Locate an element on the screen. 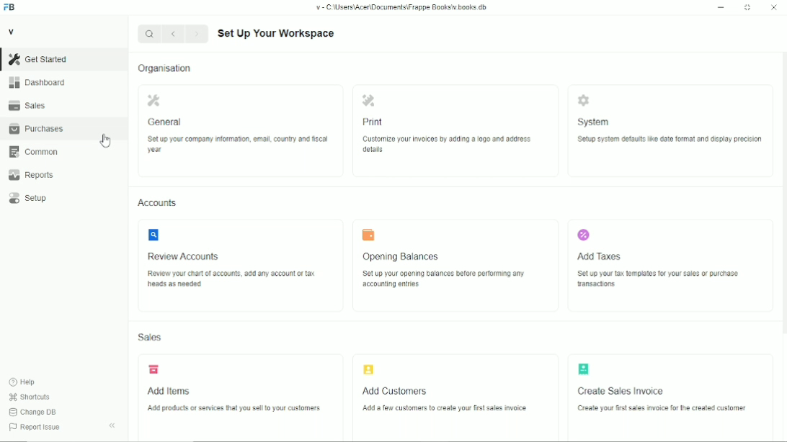 Image resolution: width=787 pixels, height=442 pixels.  Setup system defaults like date format and display precision is located at coordinates (670, 146).